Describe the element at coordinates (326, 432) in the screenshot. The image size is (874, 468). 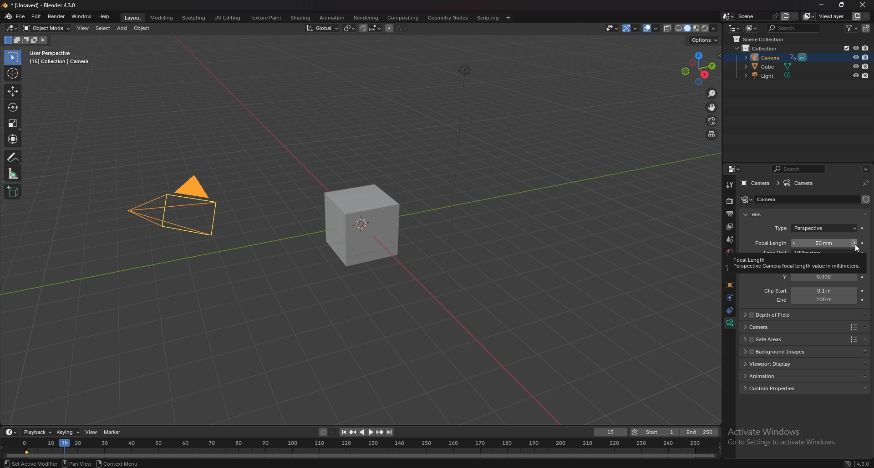
I see `auto keying` at that location.